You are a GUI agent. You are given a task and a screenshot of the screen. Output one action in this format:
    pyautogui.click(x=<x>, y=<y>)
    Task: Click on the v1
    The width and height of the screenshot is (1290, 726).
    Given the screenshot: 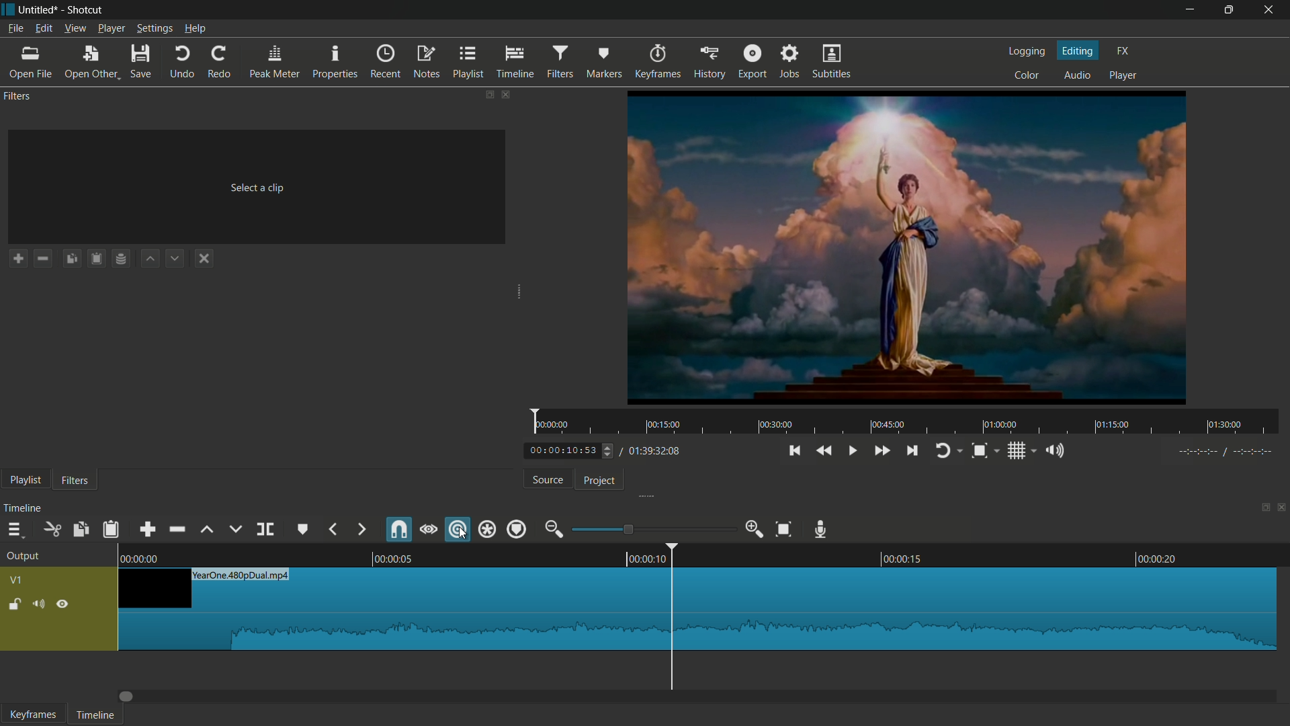 What is the action you would take?
    pyautogui.click(x=18, y=579)
    